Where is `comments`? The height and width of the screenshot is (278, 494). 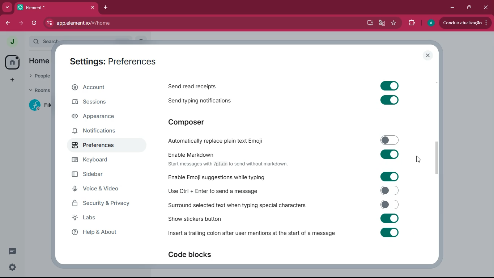 comments is located at coordinates (13, 250).